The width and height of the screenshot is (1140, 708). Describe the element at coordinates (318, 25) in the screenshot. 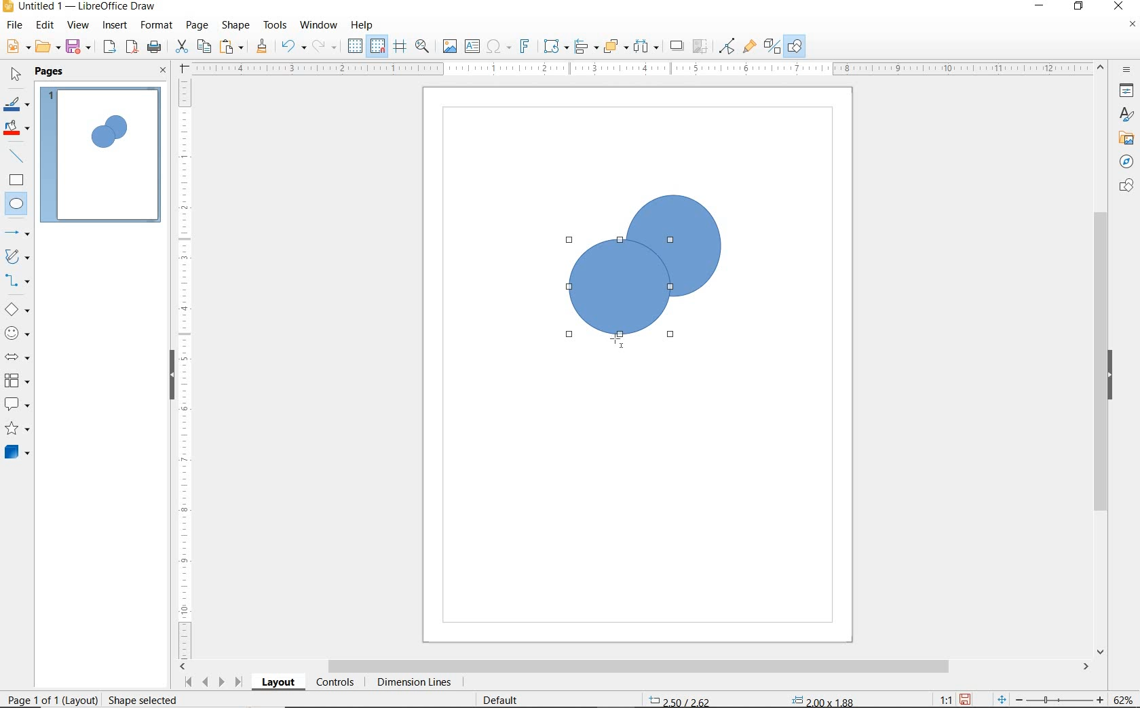

I see `WINDOW` at that location.